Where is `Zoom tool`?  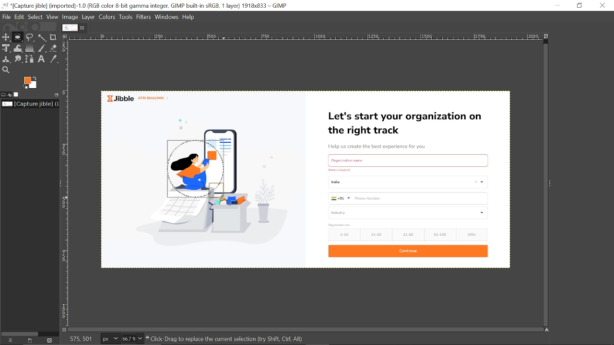 Zoom tool is located at coordinates (5, 69).